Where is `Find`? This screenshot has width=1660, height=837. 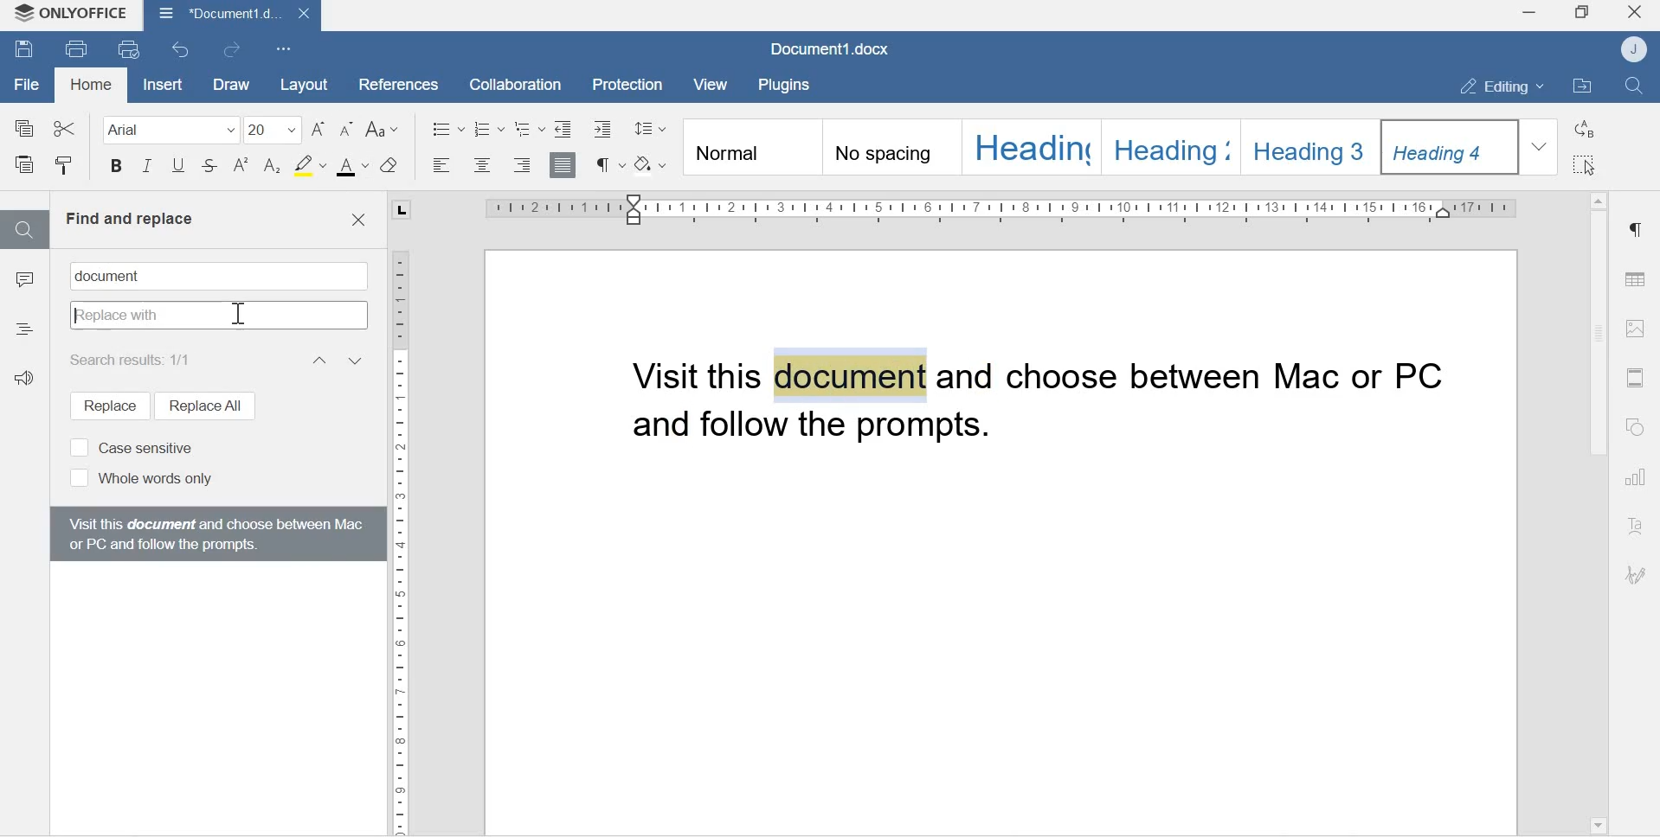 Find is located at coordinates (23, 229).